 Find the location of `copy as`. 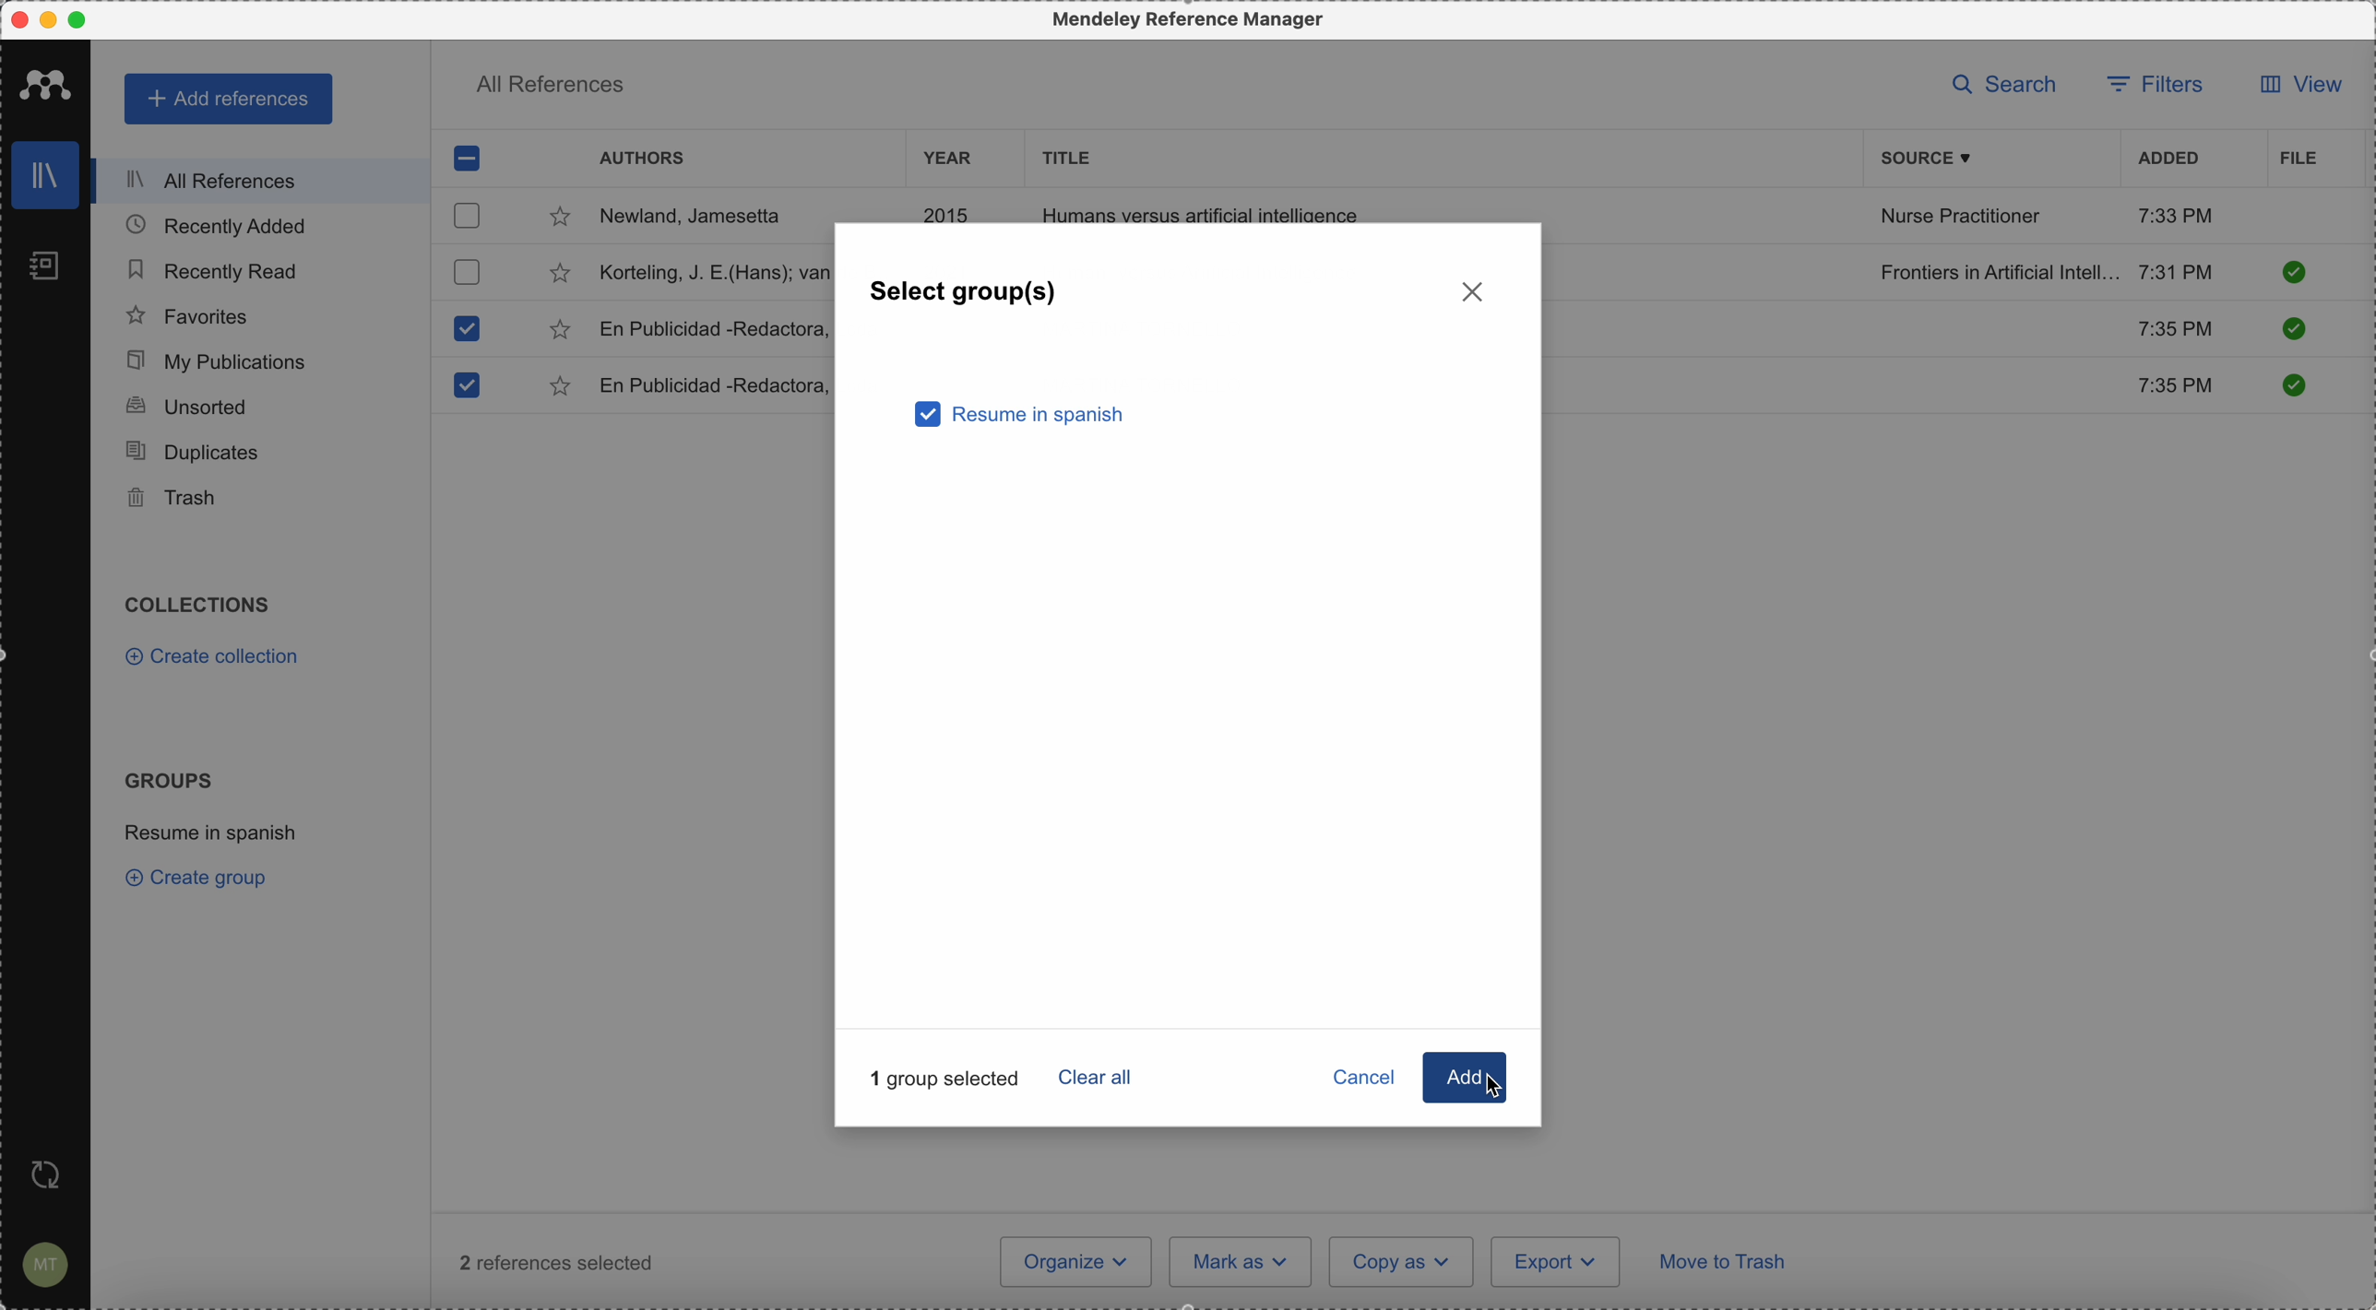

copy as is located at coordinates (1402, 1262).